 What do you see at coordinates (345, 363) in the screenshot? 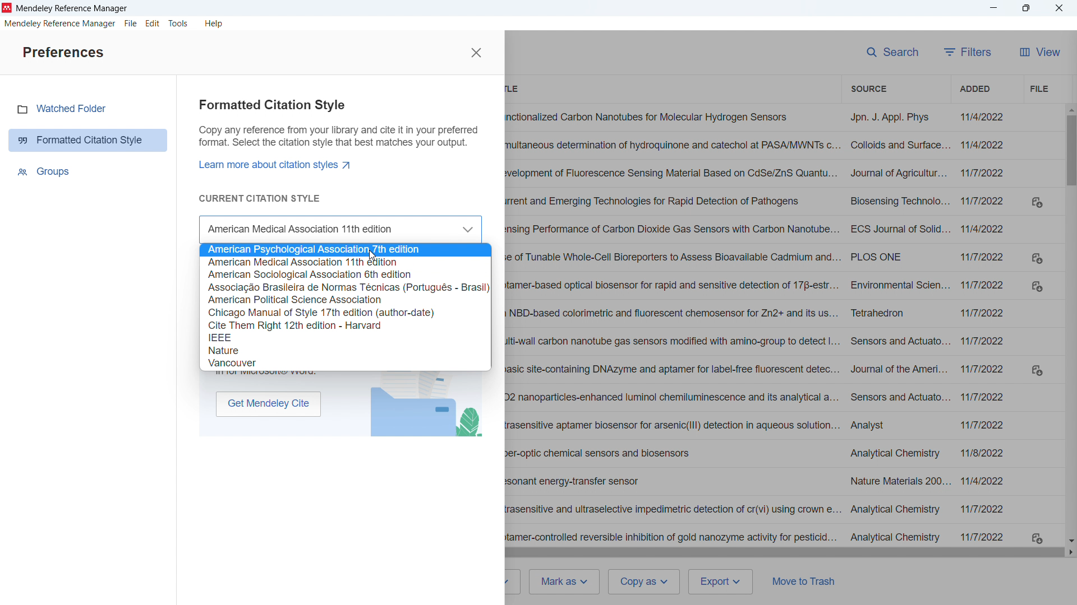
I see `Vancouver` at bounding box center [345, 363].